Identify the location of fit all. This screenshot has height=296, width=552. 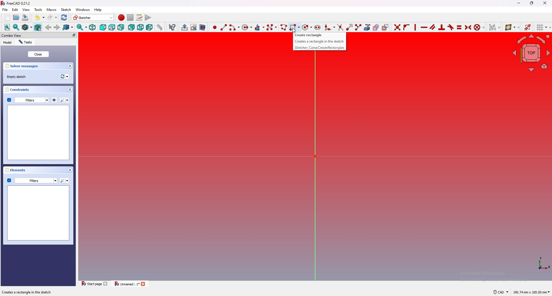
(7, 27).